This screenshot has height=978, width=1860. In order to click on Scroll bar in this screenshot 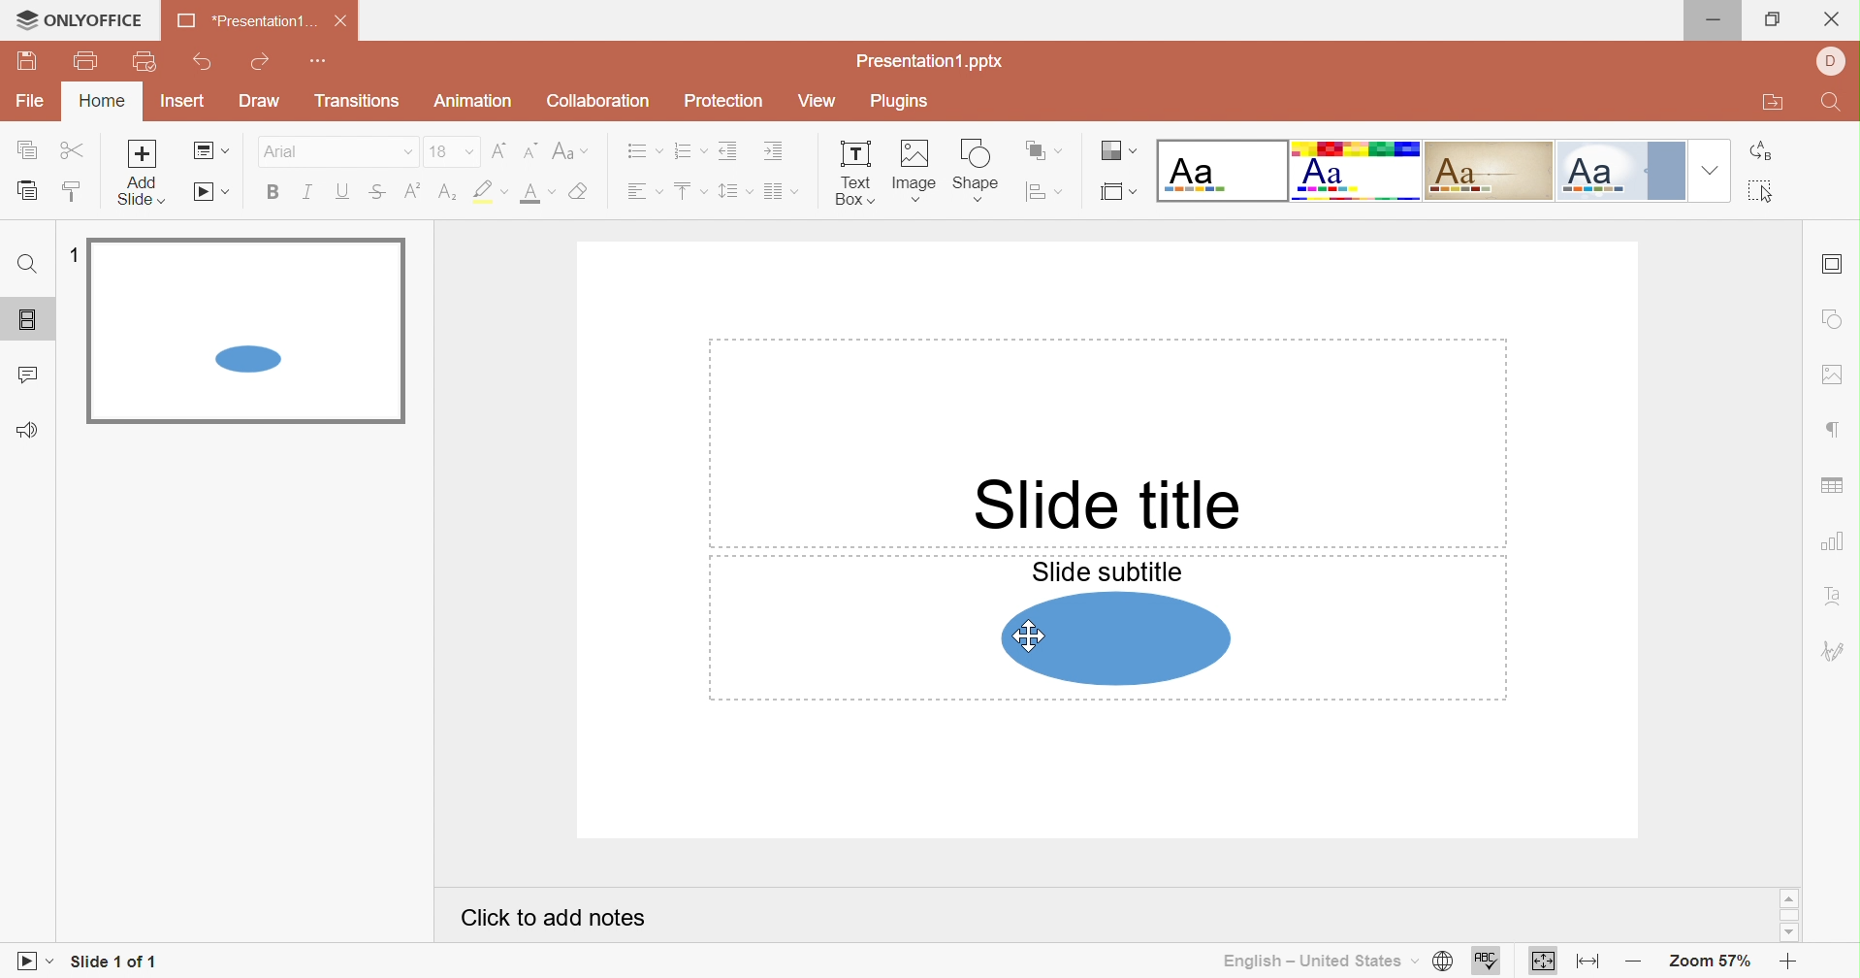, I will do `click(1789, 914)`.